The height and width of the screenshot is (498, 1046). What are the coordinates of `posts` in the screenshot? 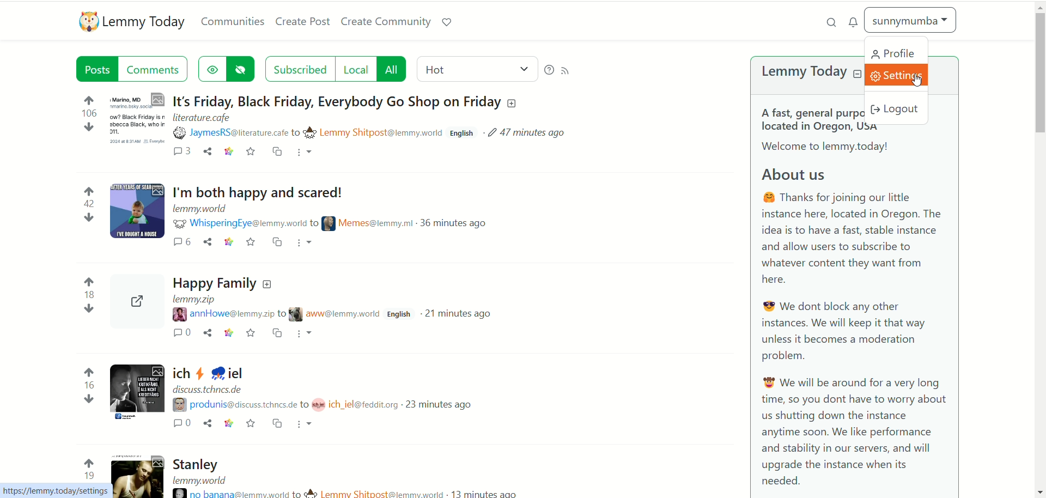 It's located at (361, 339).